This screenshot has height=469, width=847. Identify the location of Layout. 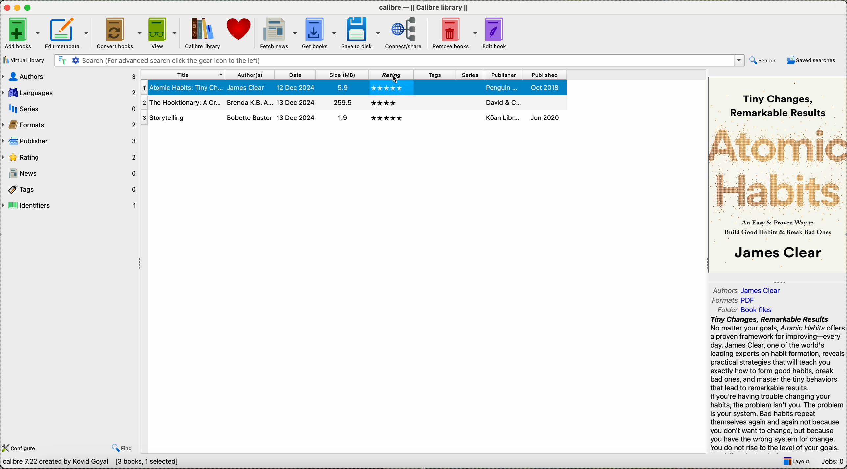
(793, 462).